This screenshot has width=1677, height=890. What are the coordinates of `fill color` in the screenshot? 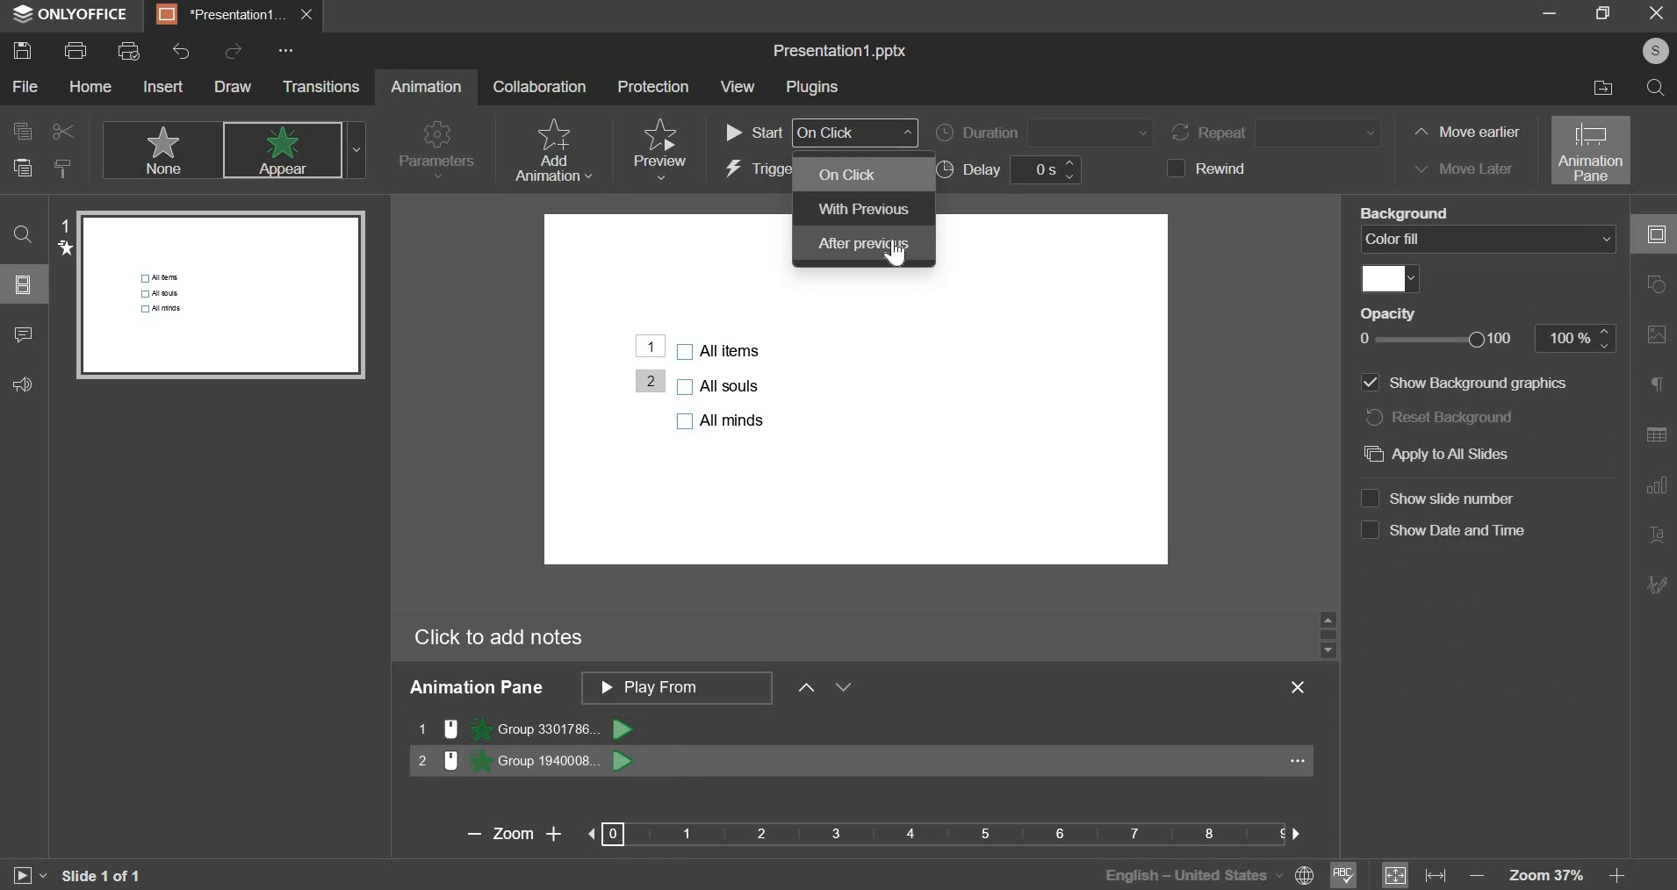 It's located at (1389, 280).